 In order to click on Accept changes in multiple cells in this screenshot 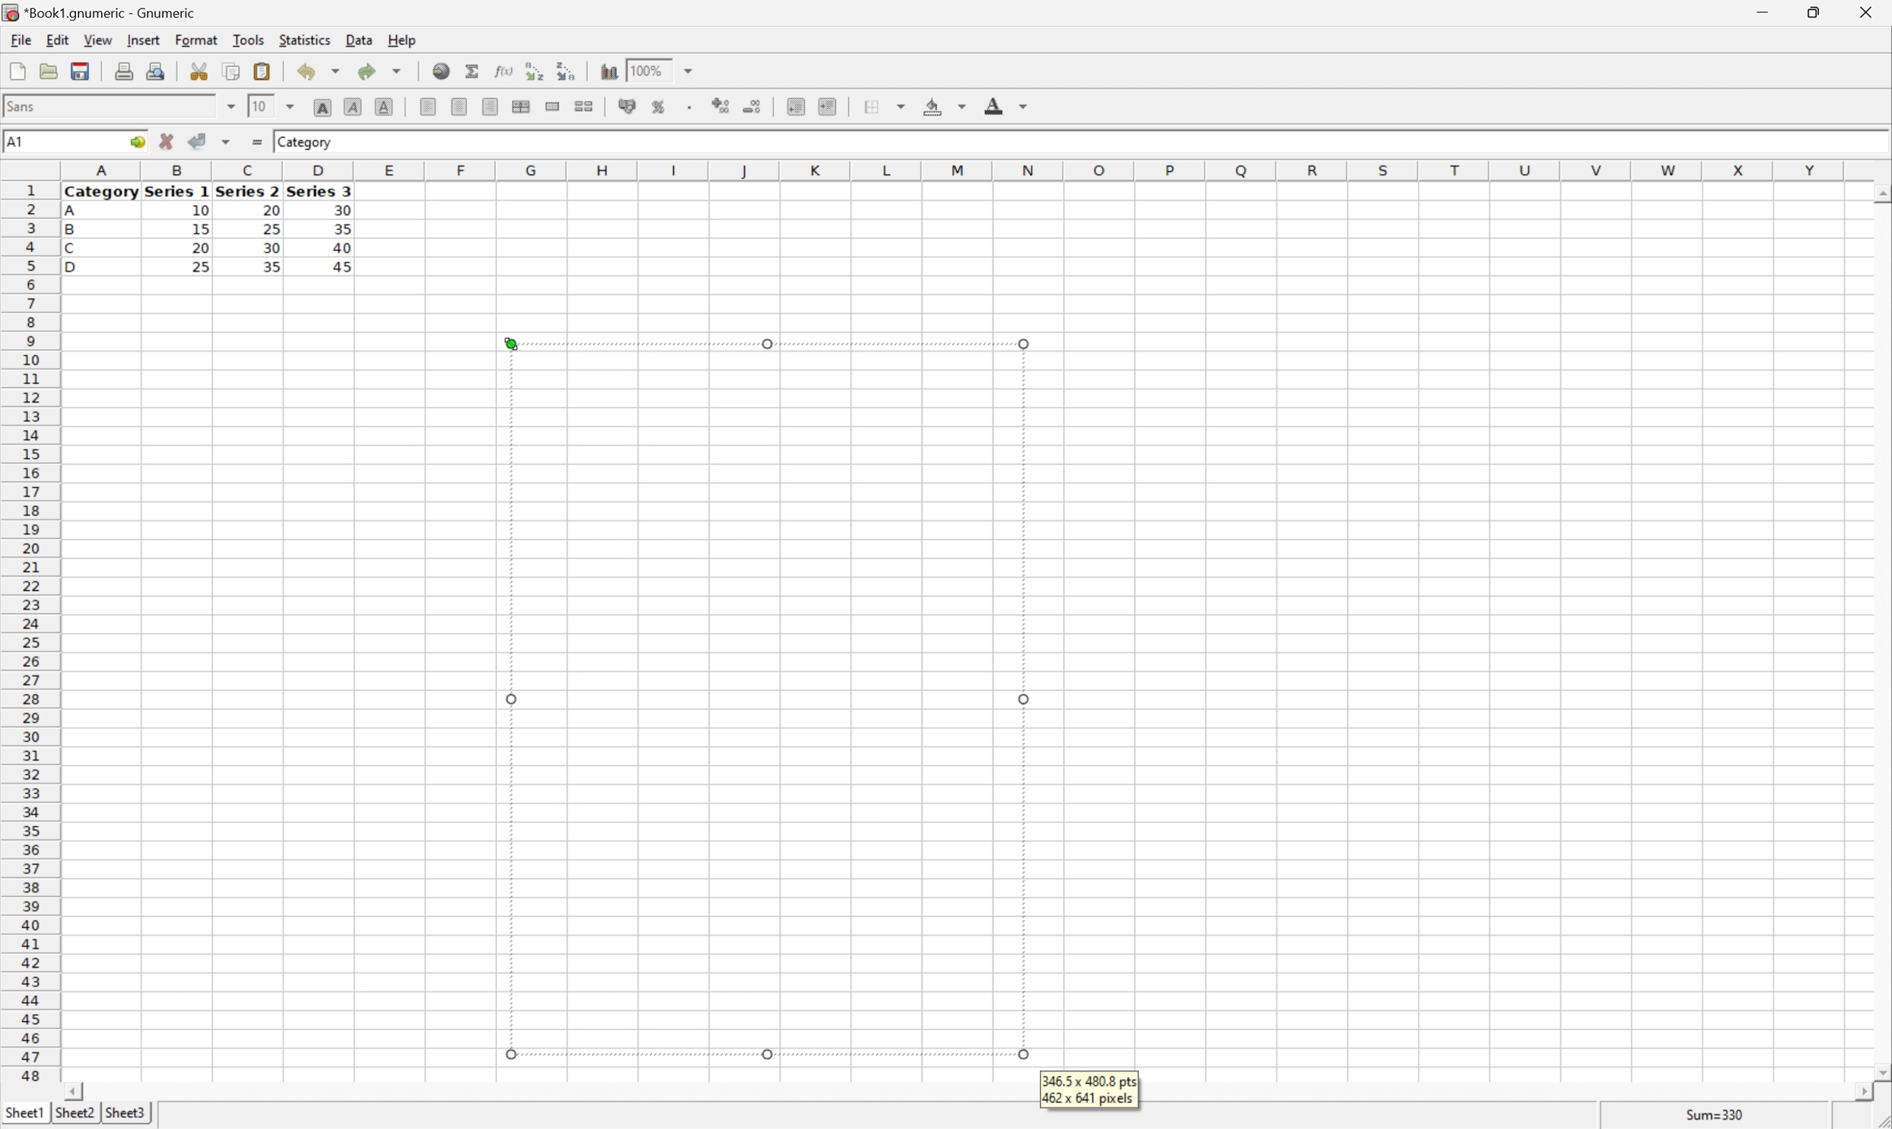, I will do `click(225, 142)`.